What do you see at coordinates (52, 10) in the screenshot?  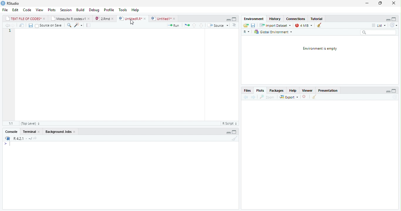 I see `Plots` at bounding box center [52, 10].